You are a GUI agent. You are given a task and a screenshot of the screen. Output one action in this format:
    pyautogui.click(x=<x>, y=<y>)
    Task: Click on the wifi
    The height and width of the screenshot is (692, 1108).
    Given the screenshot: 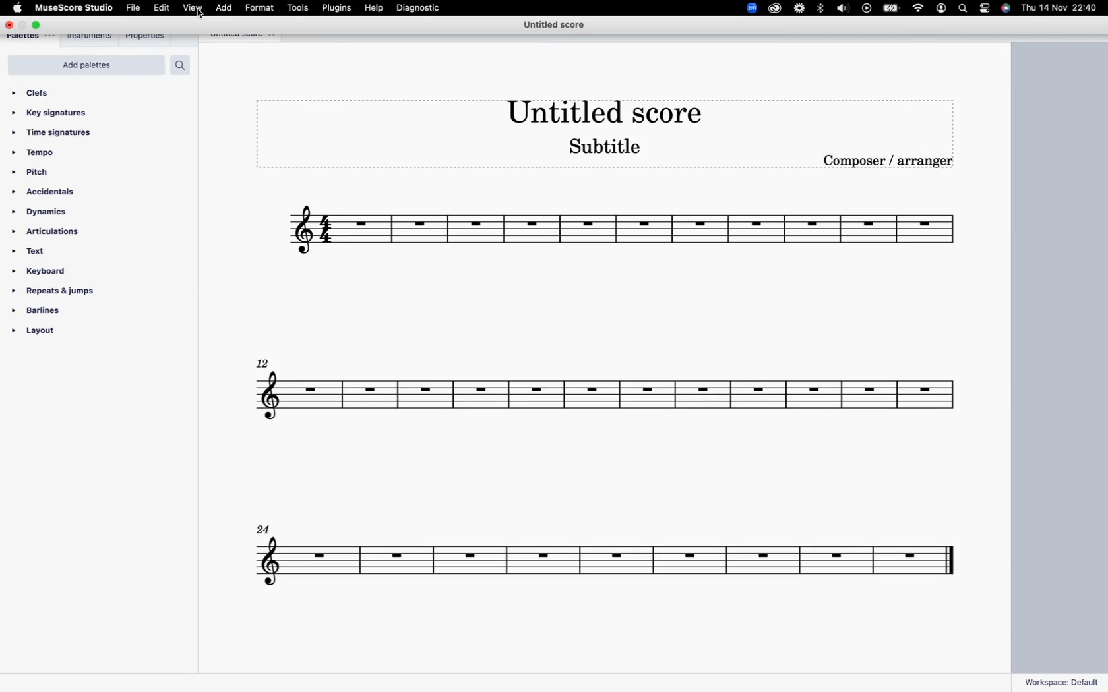 What is the action you would take?
    pyautogui.click(x=917, y=9)
    